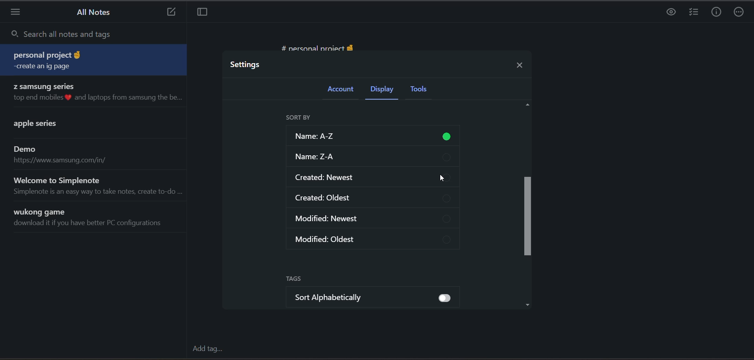 This screenshot has height=360, width=754. I want to click on actions, so click(739, 13).